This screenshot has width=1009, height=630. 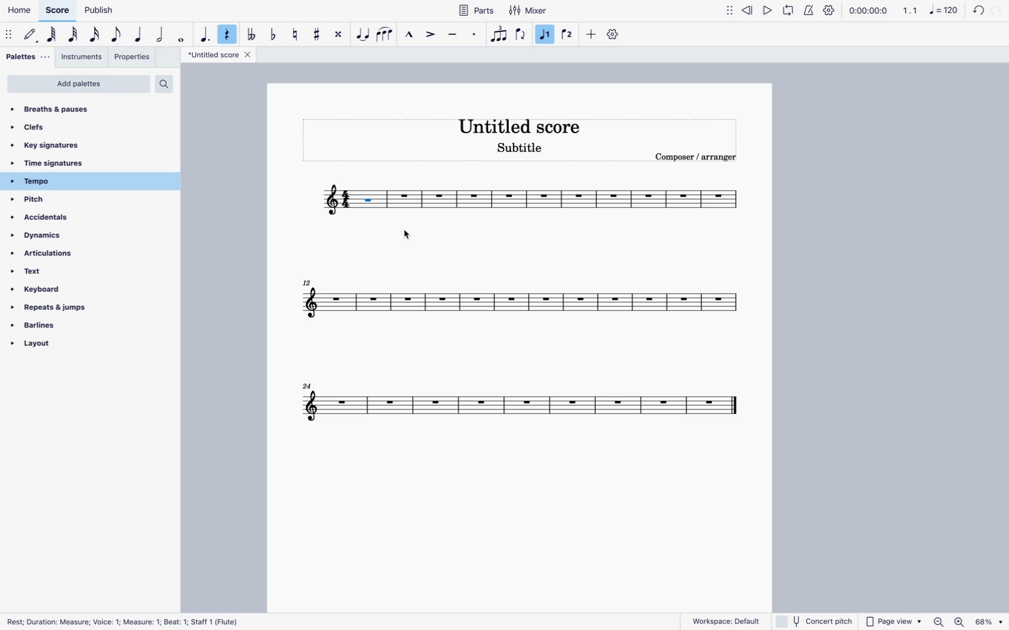 I want to click on workspace, so click(x=726, y=619).